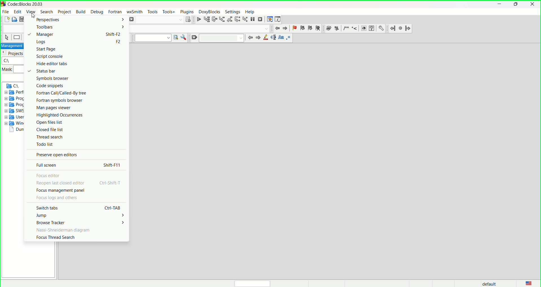 The width and height of the screenshot is (541, 287). What do you see at coordinates (285, 28) in the screenshot?
I see `jump forward` at bounding box center [285, 28].